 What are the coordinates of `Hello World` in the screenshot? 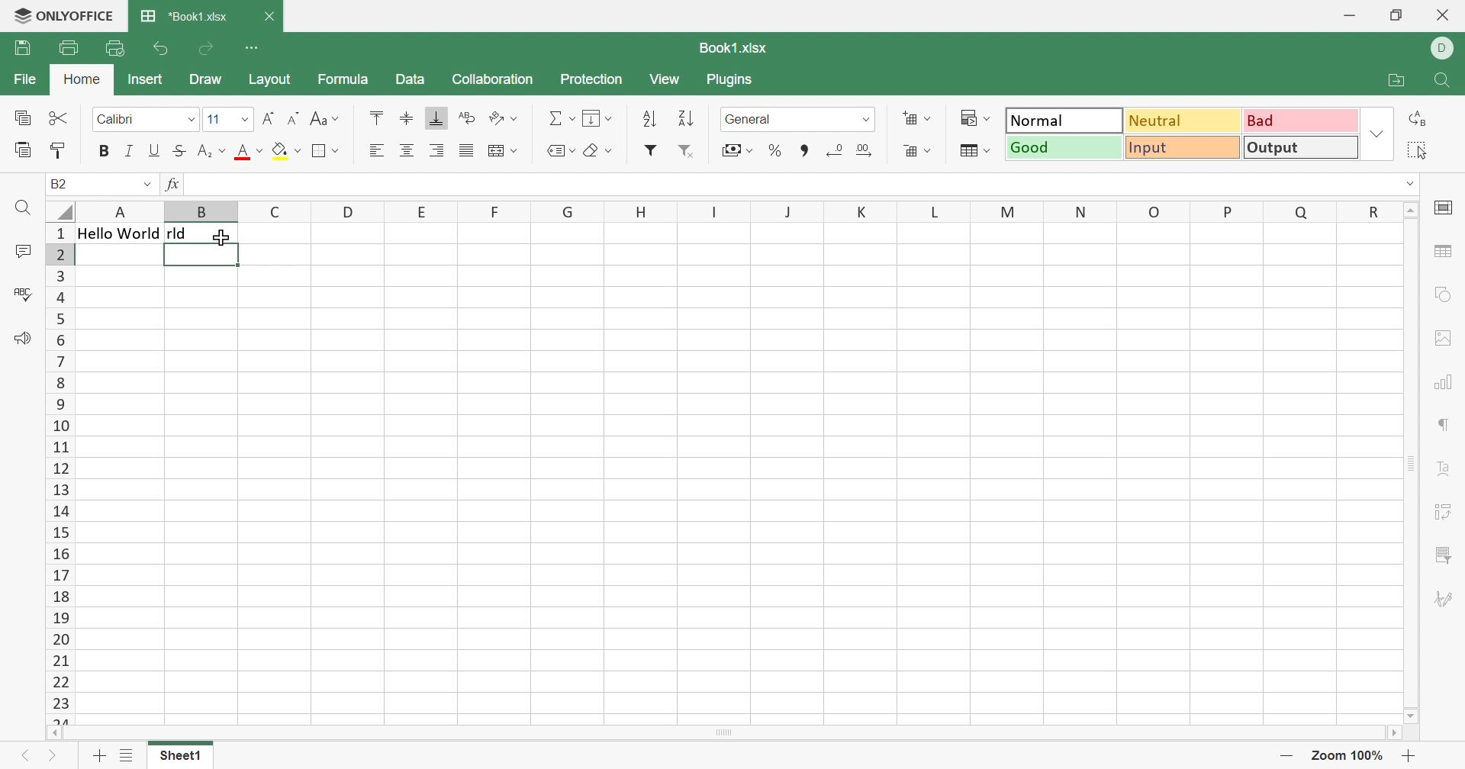 It's located at (119, 233).